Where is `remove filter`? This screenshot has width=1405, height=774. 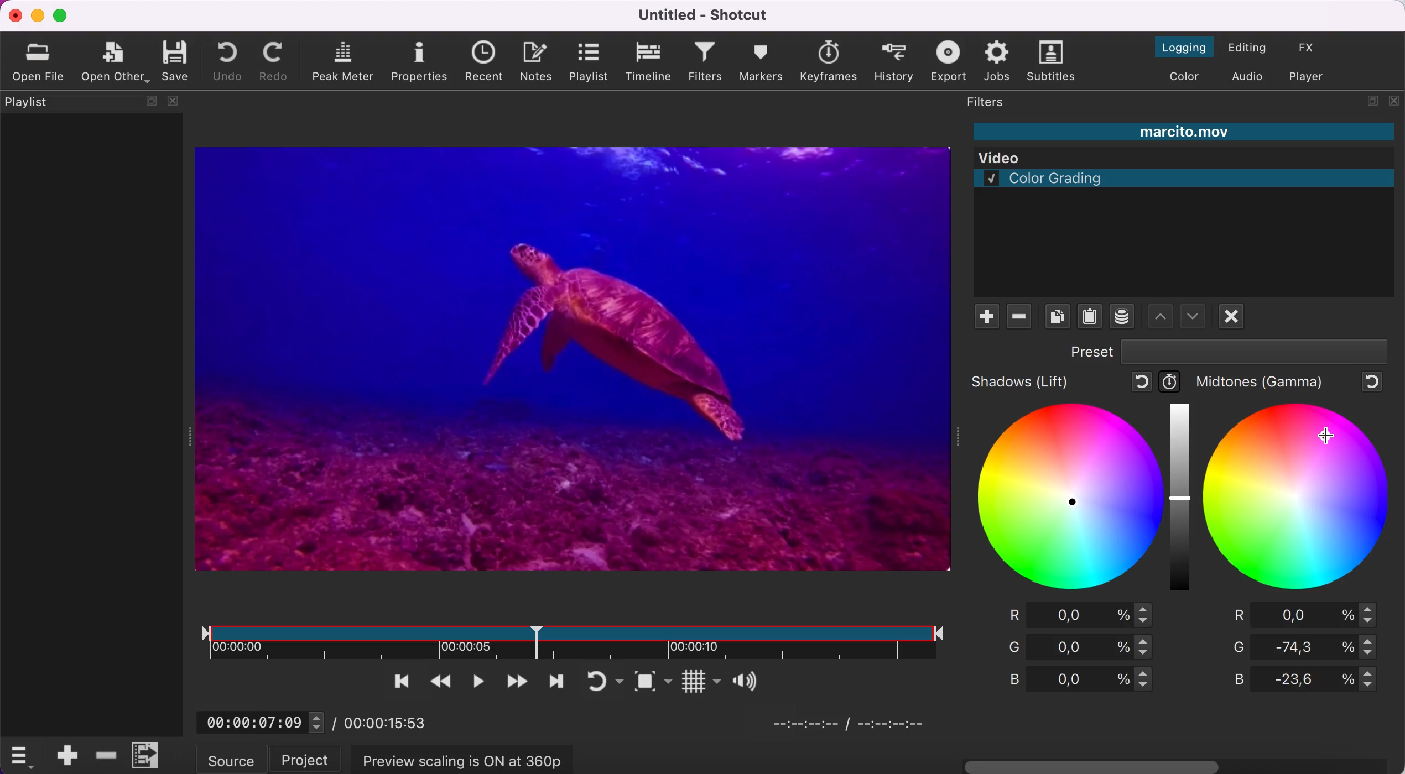
remove filter is located at coordinates (1022, 318).